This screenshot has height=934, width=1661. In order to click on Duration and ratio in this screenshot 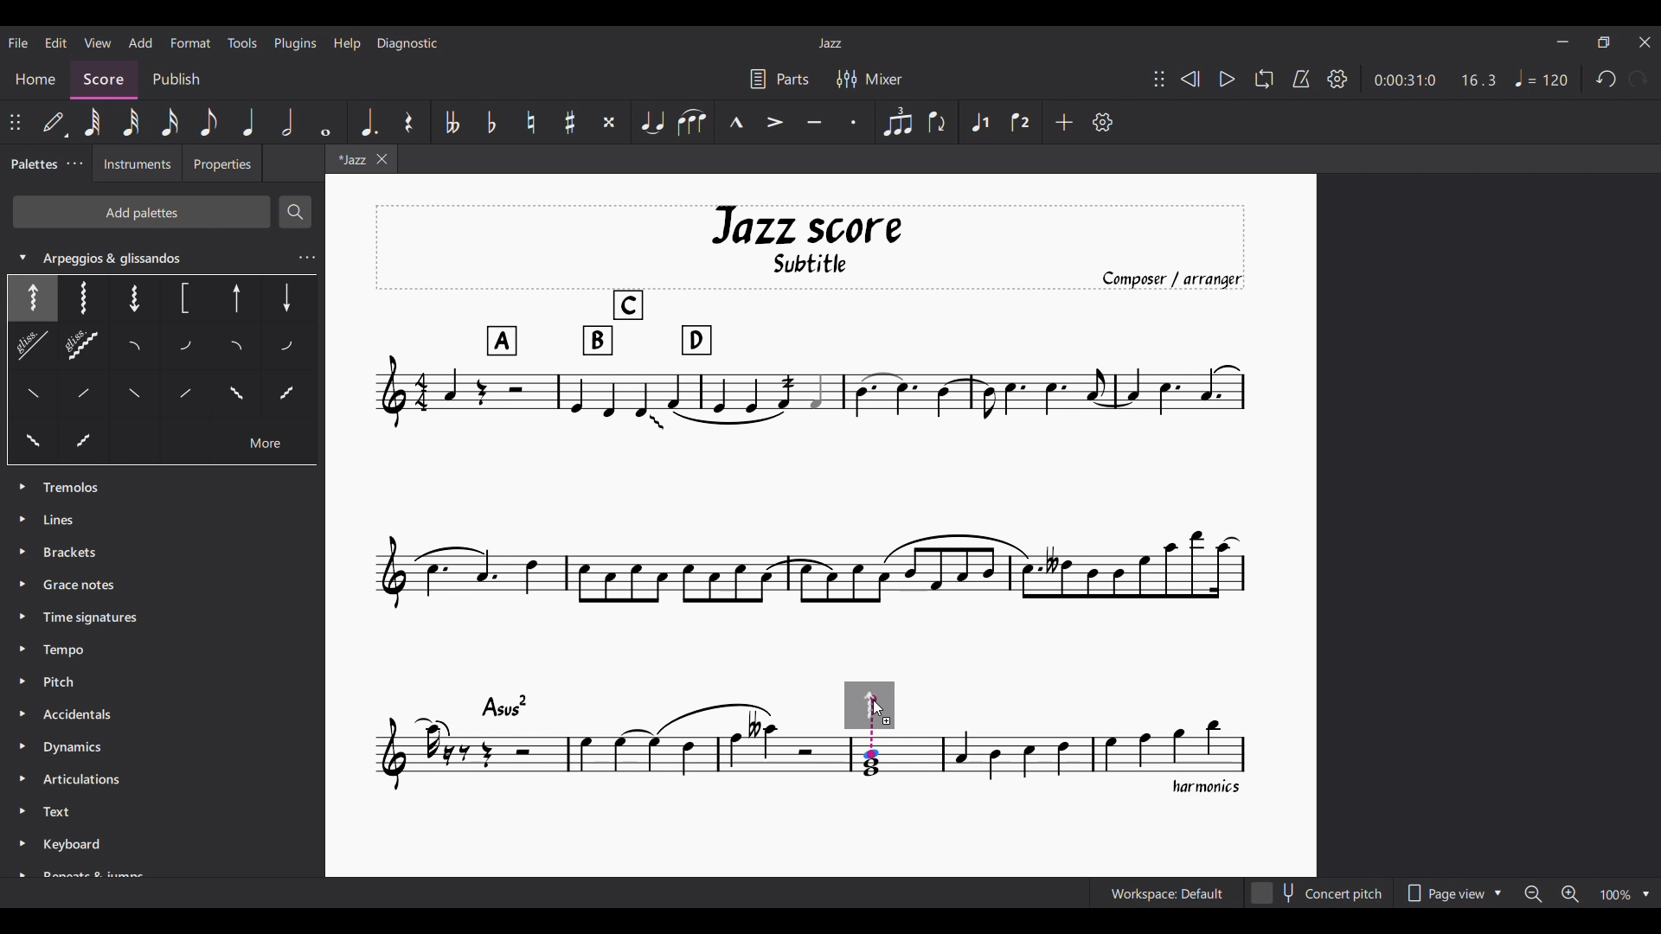, I will do `click(1435, 80)`.